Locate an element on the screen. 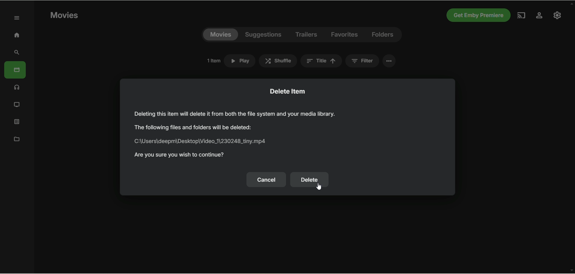 This screenshot has width=575, height=274. TV shows is located at coordinates (17, 105).